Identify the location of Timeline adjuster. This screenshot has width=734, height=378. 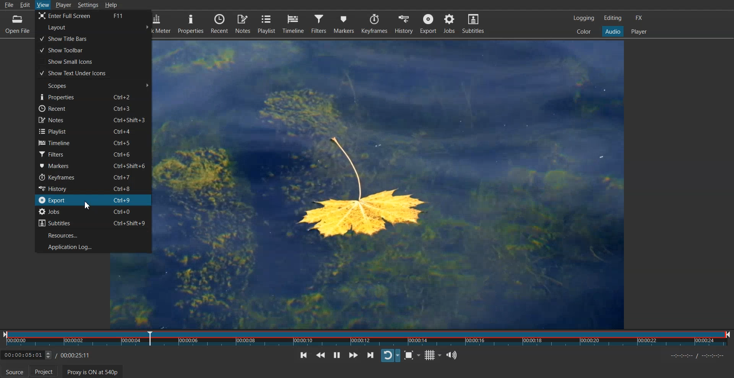
(48, 356).